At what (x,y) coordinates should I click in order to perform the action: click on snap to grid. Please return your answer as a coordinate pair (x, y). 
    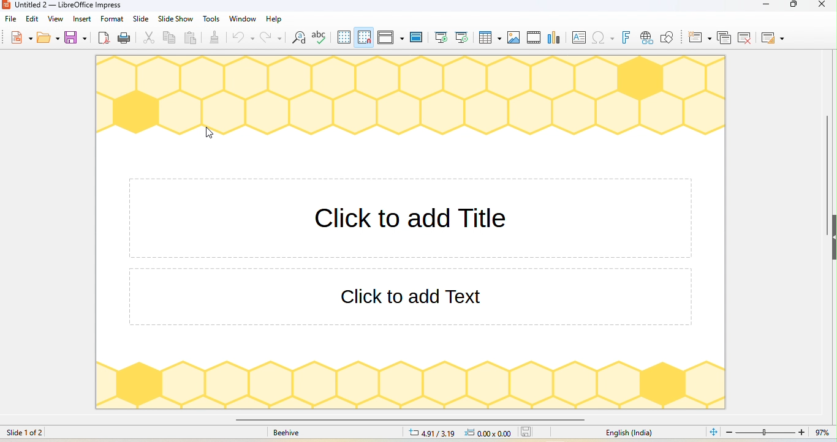
    Looking at the image, I should click on (365, 37).